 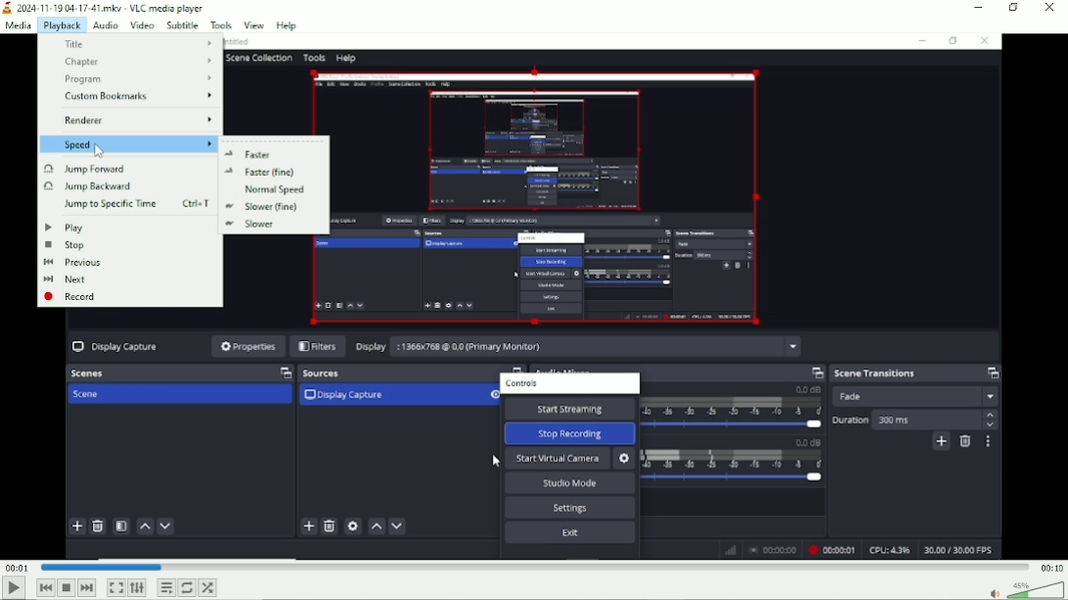 I want to click on normal speed, so click(x=271, y=189).